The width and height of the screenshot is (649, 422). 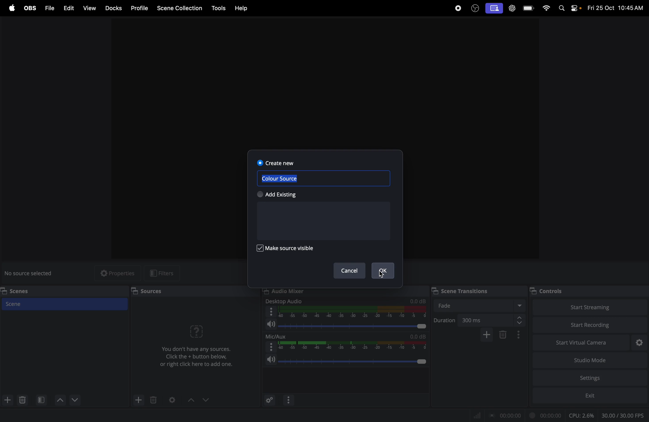 What do you see at coordinates (153, 400) in the screenshot?
I see `delete` at bounding box center [153, 400].